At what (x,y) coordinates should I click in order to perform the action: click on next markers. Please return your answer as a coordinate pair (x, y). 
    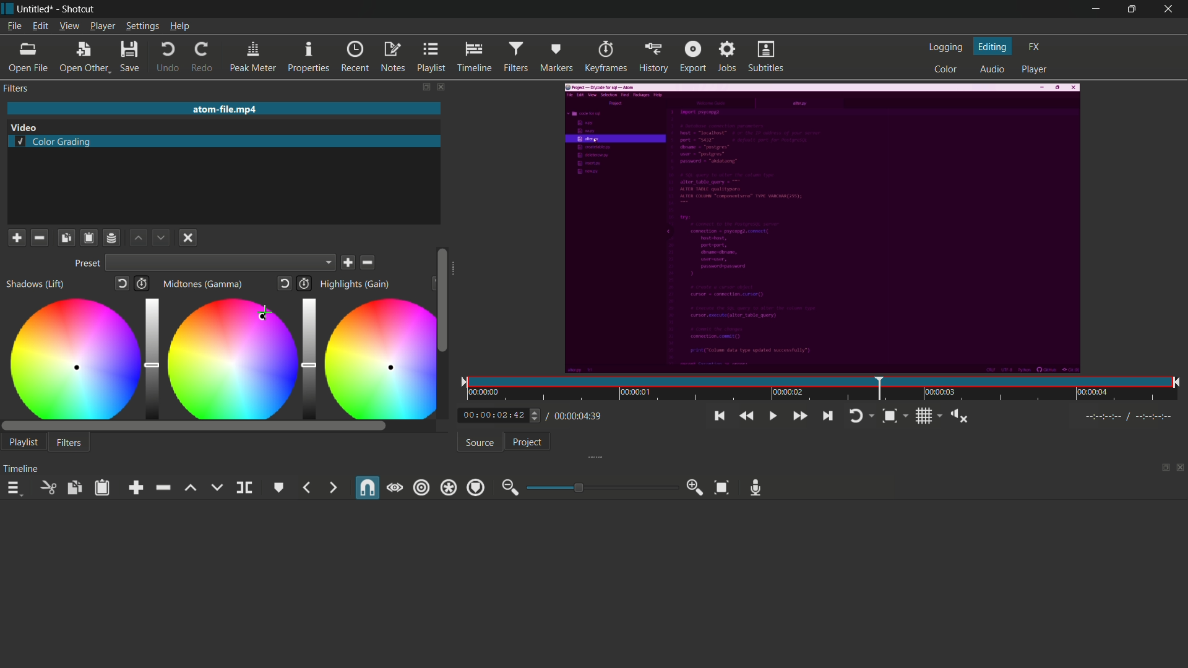
    Looking at the image, I should click on (332, 487).